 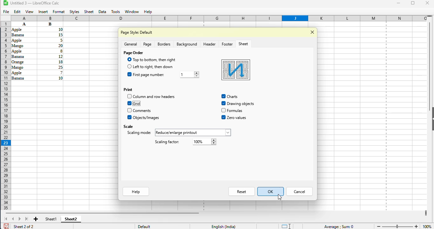 I want to click on Average ; Sum 0, so click(x=338, y=226).